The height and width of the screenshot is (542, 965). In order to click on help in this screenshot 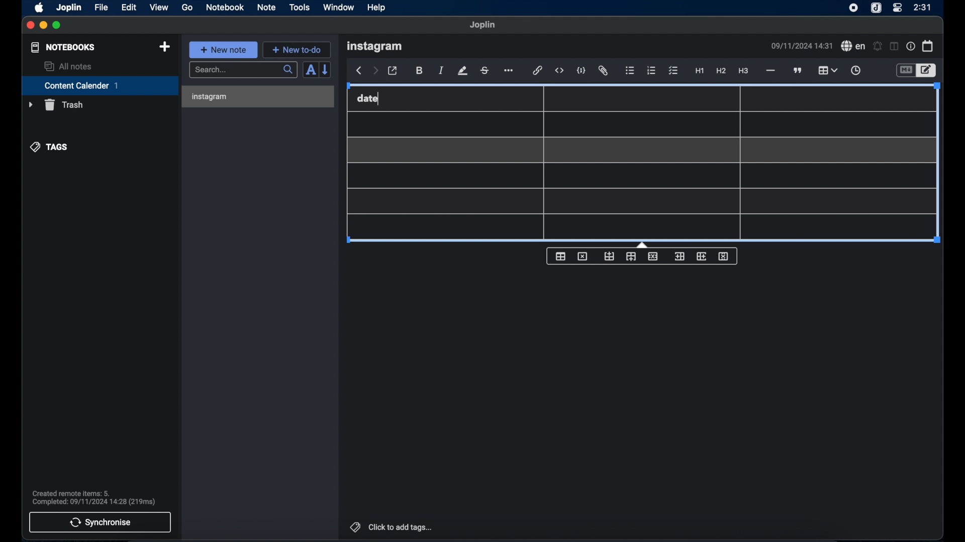, I will do `click(377, 8)`.